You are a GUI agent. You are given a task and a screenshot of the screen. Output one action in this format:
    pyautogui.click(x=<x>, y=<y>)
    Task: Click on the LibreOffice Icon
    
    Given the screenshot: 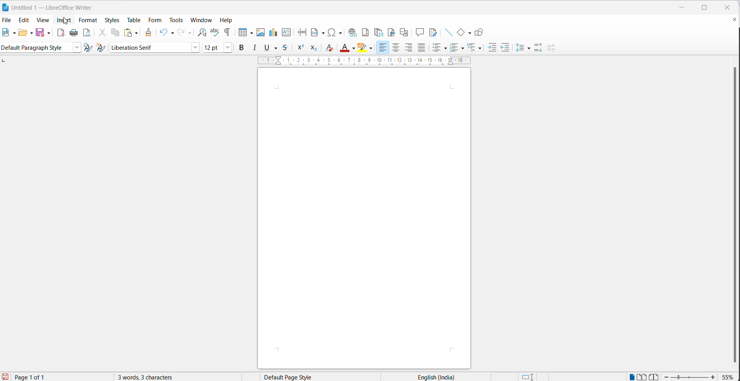 What is the action you would take?
    pyautogui.click(x=5, y=7)
    